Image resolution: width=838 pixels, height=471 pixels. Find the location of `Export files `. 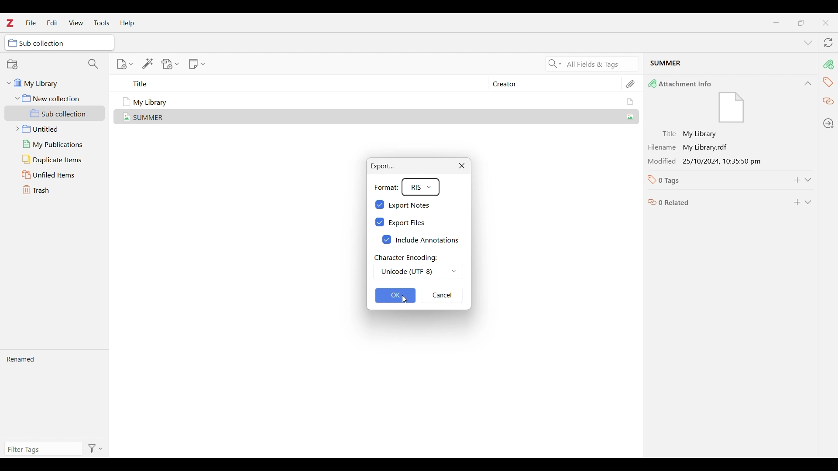

Export files  is located at coordinates (426, 222).